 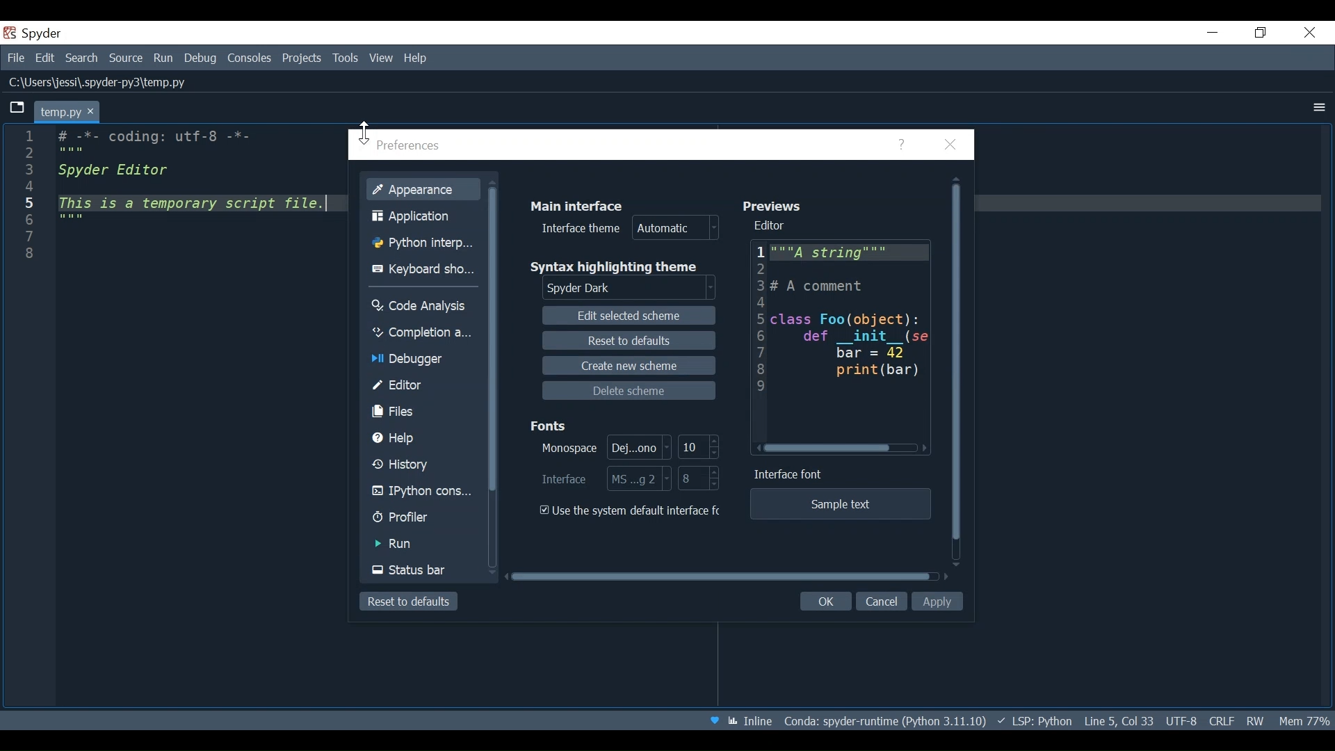 I want to click on Help, so click(x=416, y=58).